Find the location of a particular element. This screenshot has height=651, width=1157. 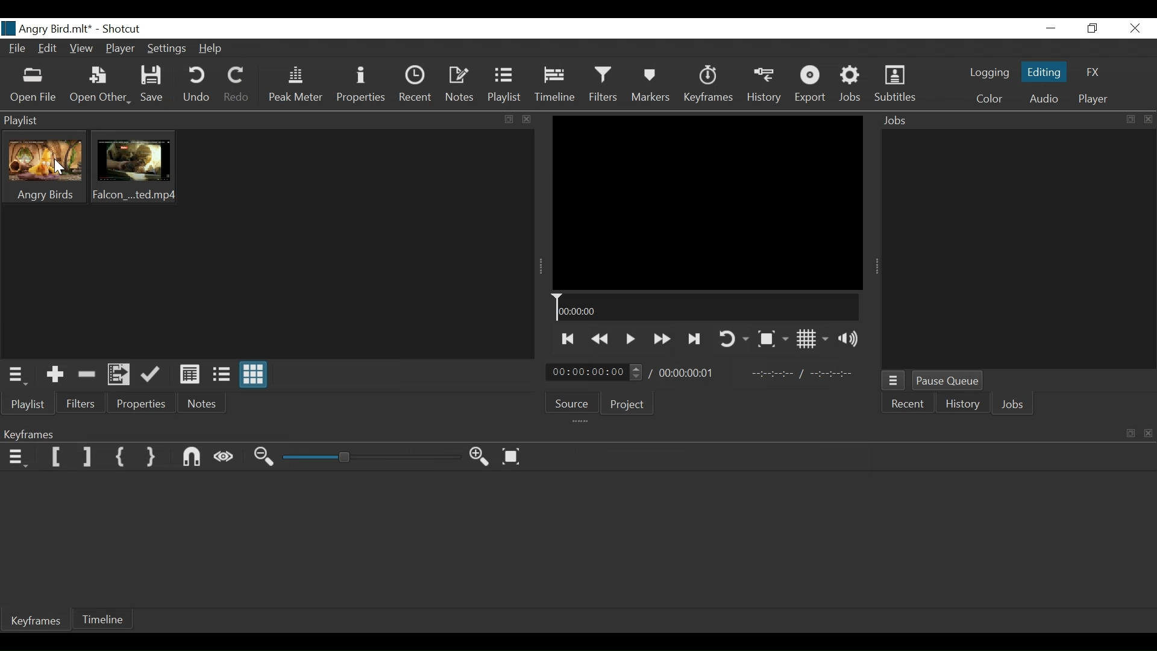

Open Other is located at coordinates (99, 86).